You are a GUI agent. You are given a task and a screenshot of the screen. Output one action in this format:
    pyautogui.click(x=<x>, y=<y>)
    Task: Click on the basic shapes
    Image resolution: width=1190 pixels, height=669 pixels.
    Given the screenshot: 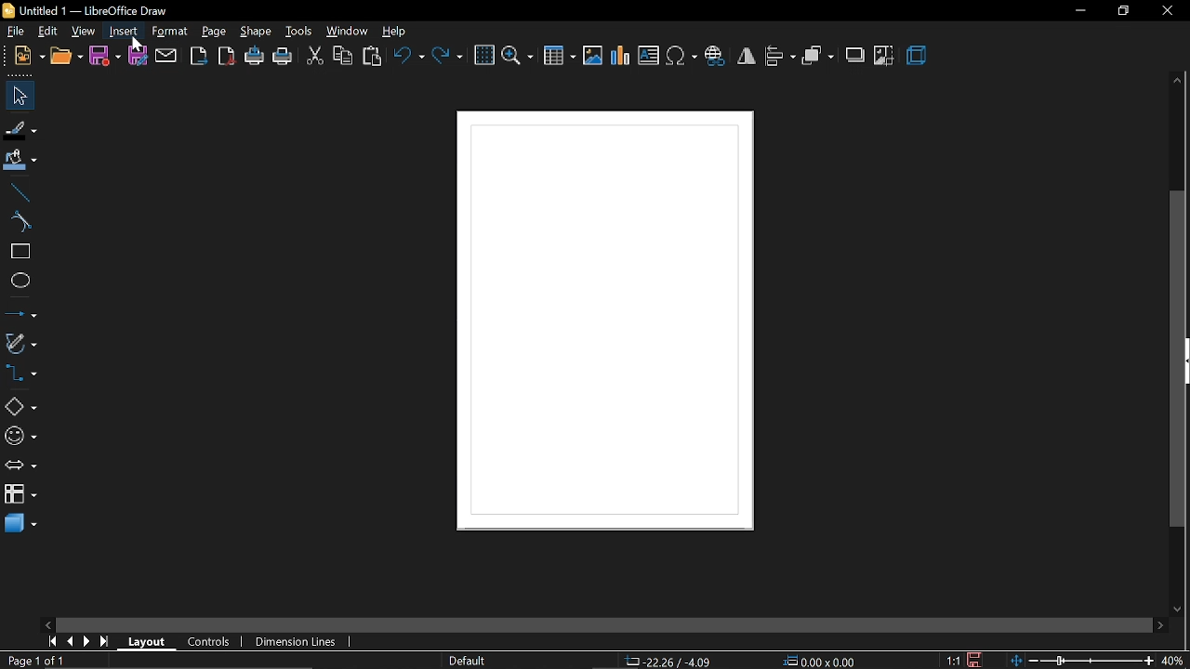 What is the action you would take?
    pyautogui.click(x=19, y=406)
    